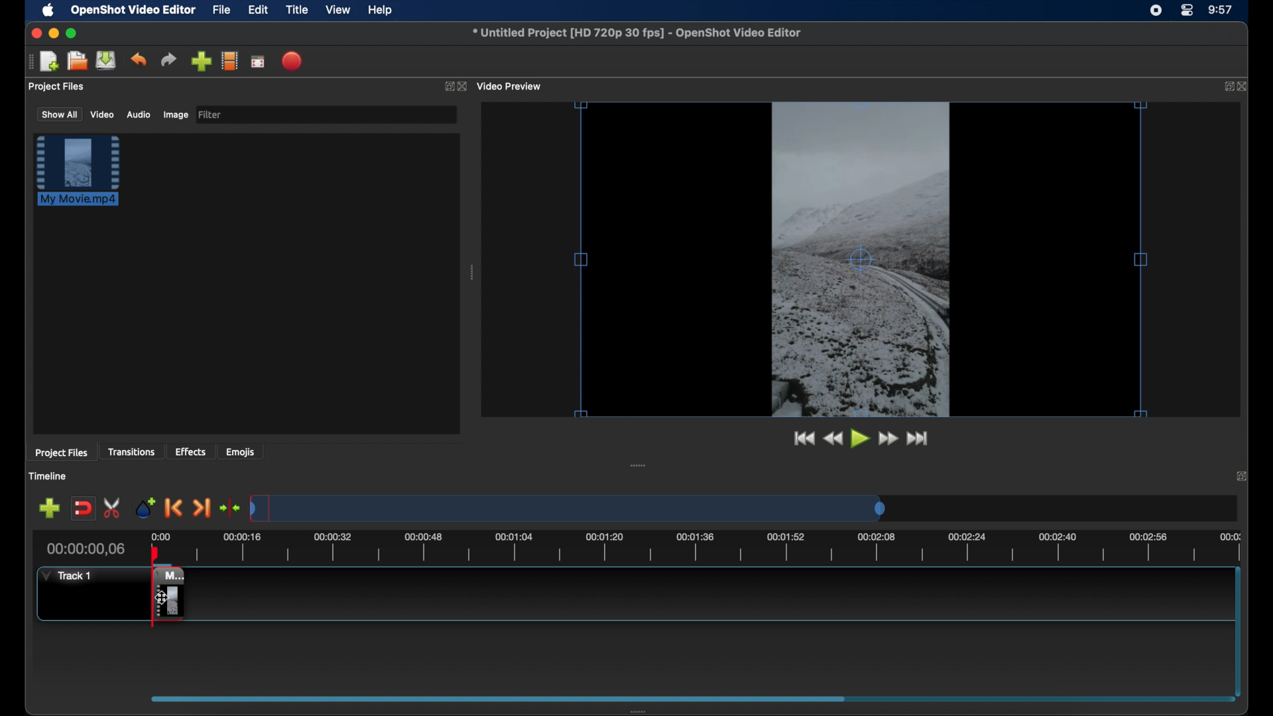 This screenshot has width=1273, height=716. I want to click on expand, so click(447, 87).